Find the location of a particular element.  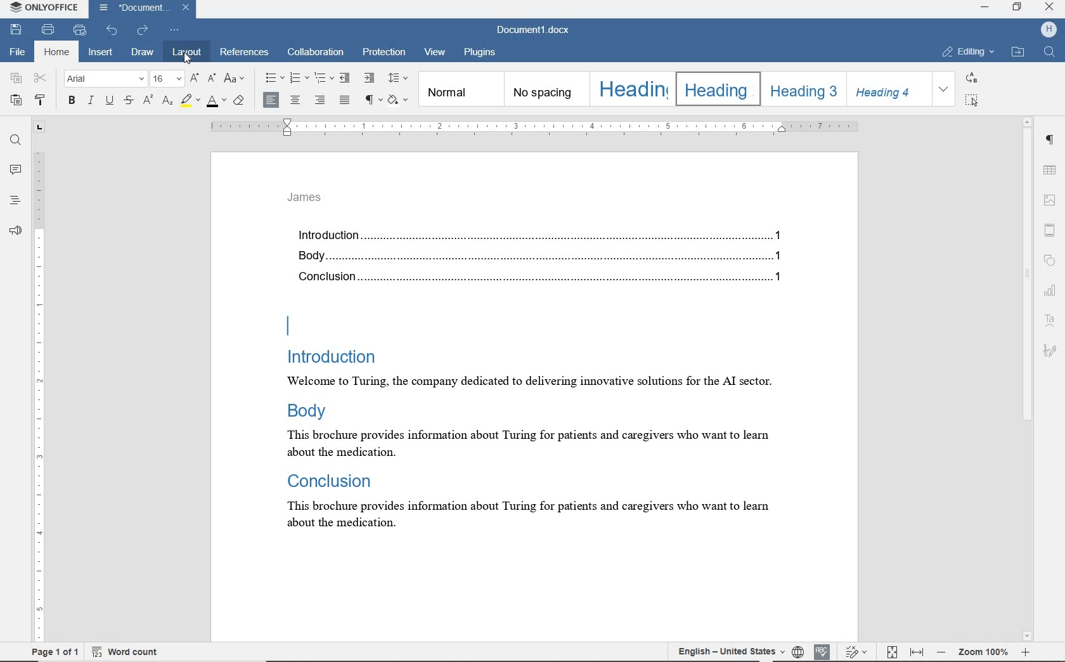

OPEN LINK LOCATION is located at coordinates (1020, 51).